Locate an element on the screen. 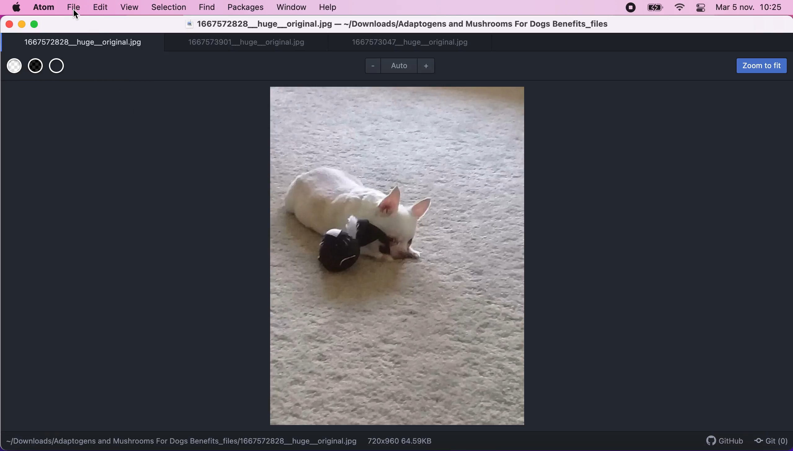 This screenshot has height=451, width=793. file image is located at coordinates (397, 255).